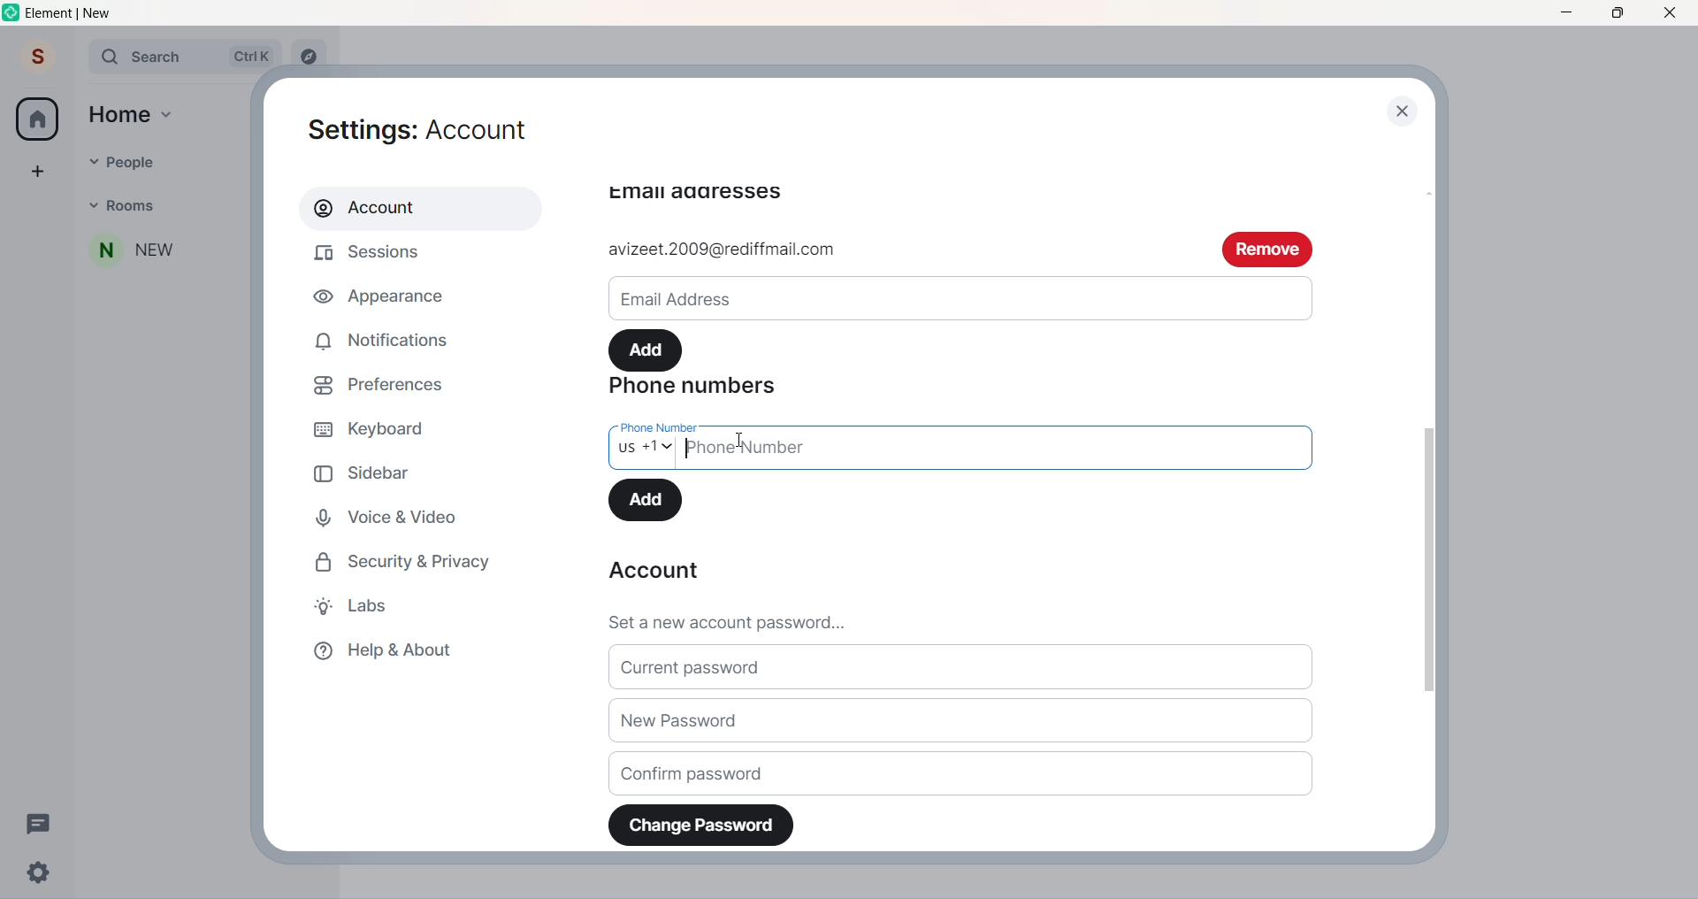 This screenshot has width=1698, height=899. What do you see at coordinates (391, 513) in the screenshot?
I see `Voice and Video` at bounding box center [391, 513].